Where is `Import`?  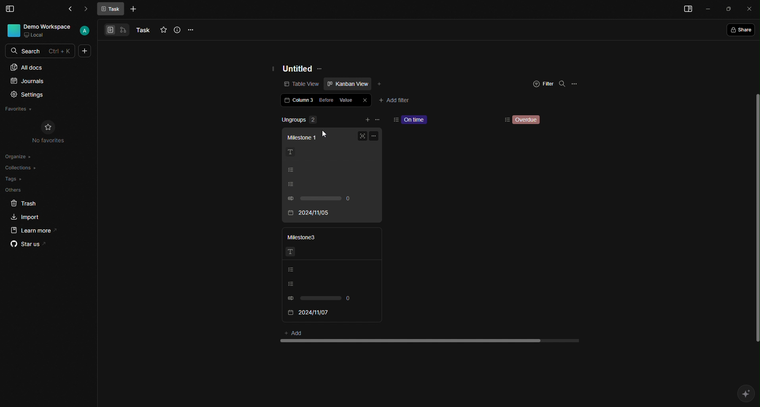 Import is located at coordinates (26, 217).